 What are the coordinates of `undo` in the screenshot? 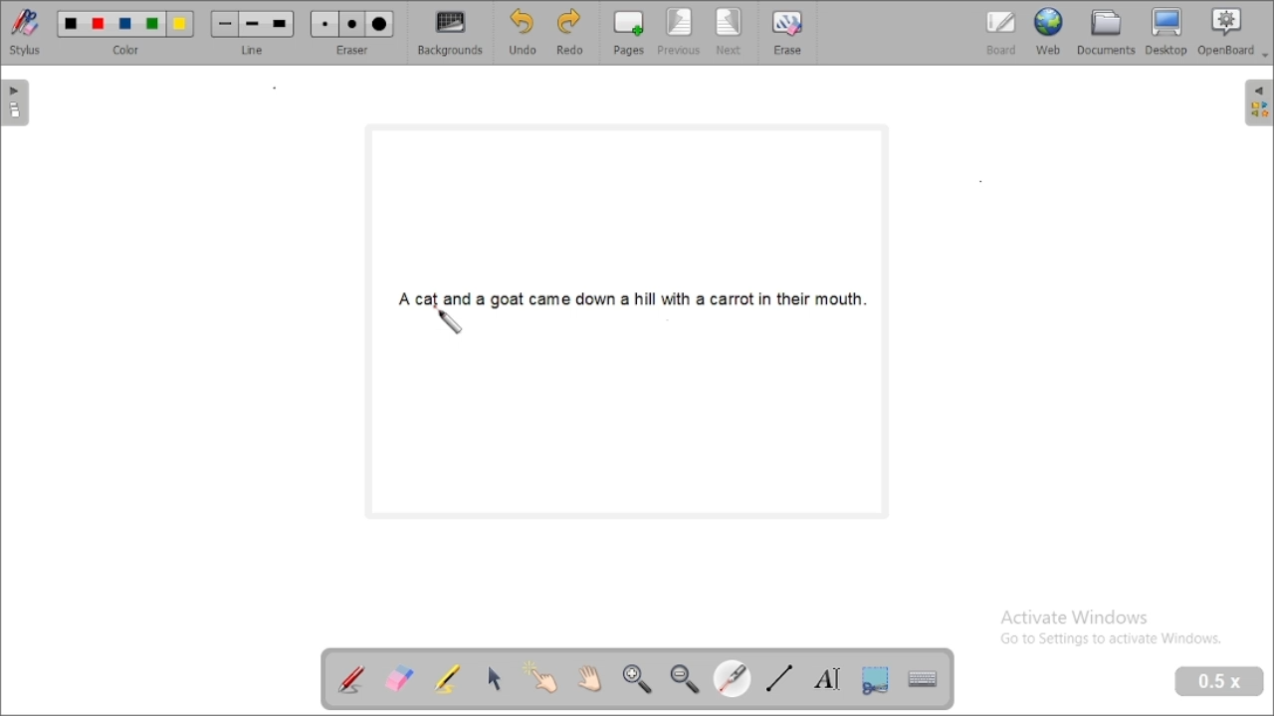 It's located at (523, 33).